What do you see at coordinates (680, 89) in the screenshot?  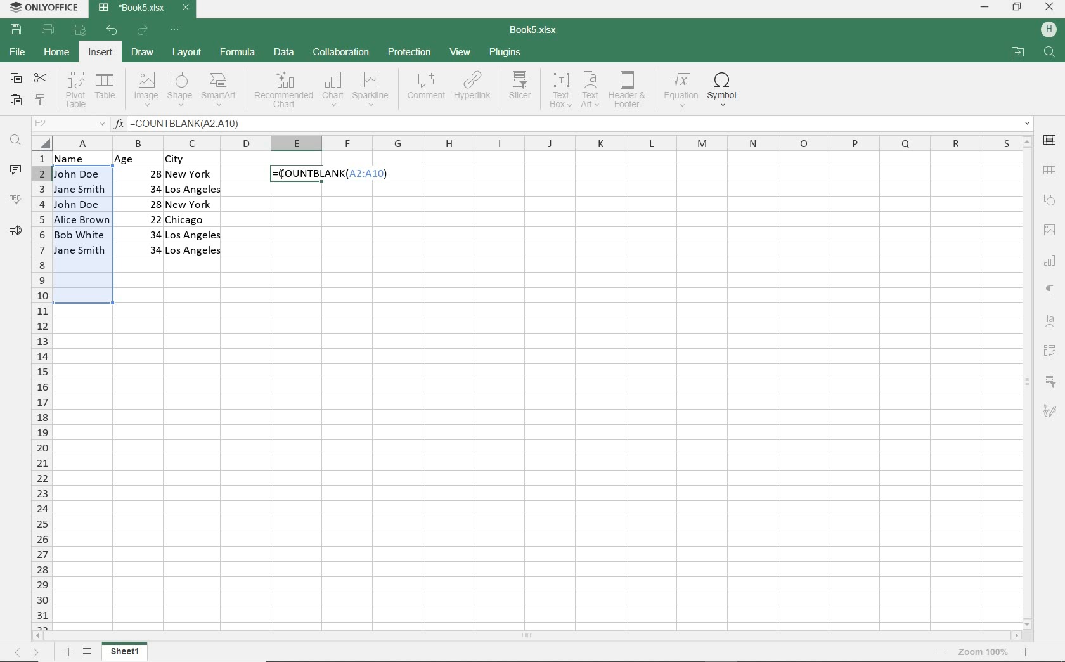 I see `EQUATION` at bounding box center [680, 89].